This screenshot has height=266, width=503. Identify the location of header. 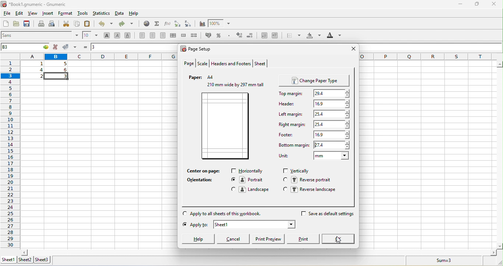
(288, 103).